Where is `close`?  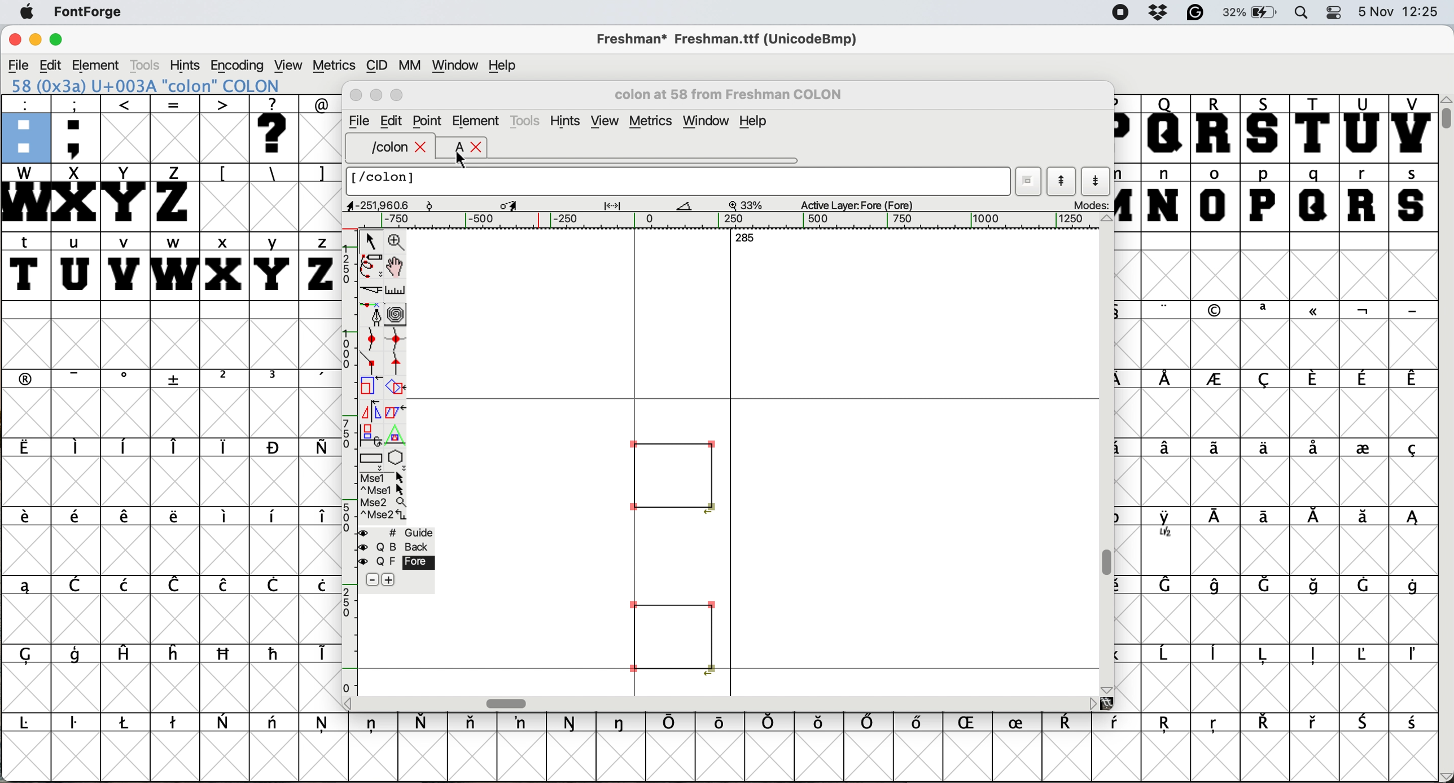
close is located at coordinates (478, 148).